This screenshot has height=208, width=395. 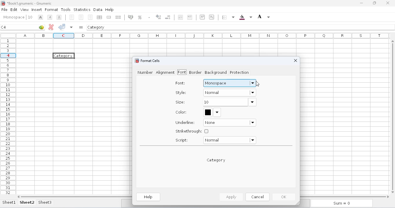 What do you see at coordinates (180, 102) in the screenshot?
I see `size:` at bounding box center [180, 102].